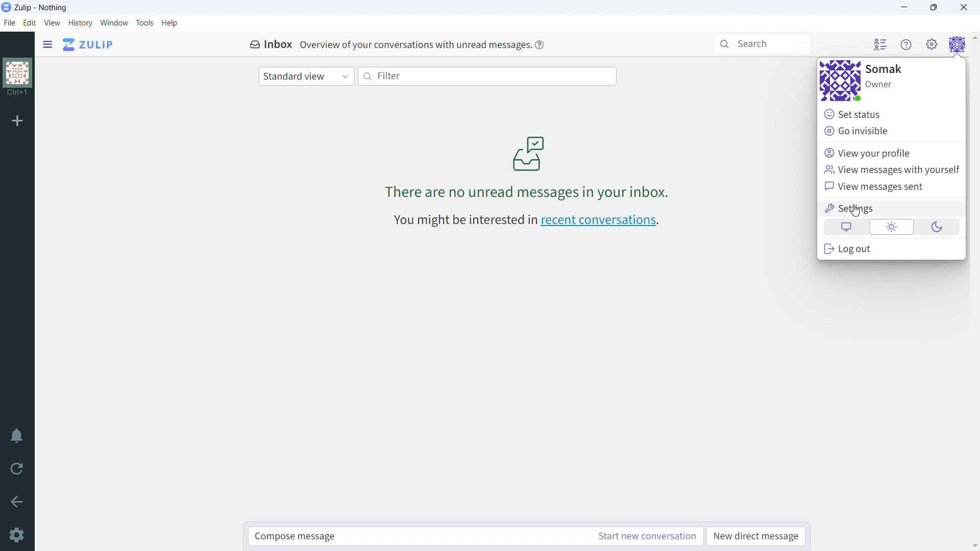 This screenshot has height=551, width=980. What do you see at coordinates (938, 227) in the screenshot?
I see `dark theme` at bounding box center [938, 227].